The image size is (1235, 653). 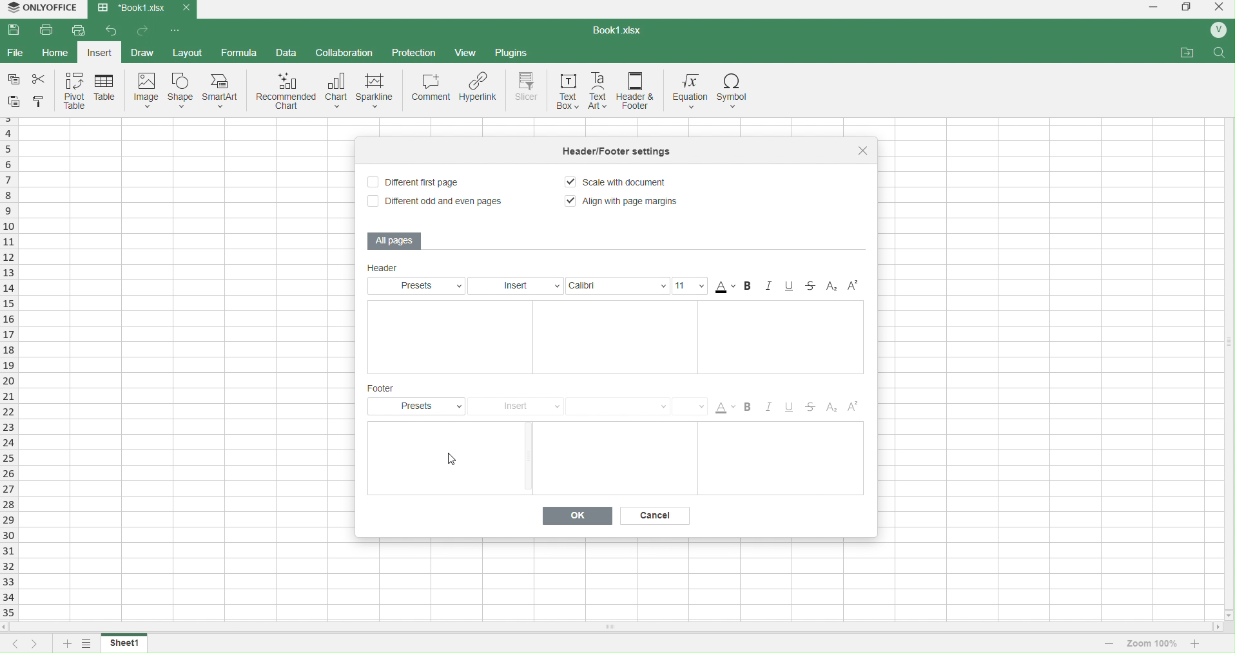 I want to click on windows, so click(x=1185, y=9).